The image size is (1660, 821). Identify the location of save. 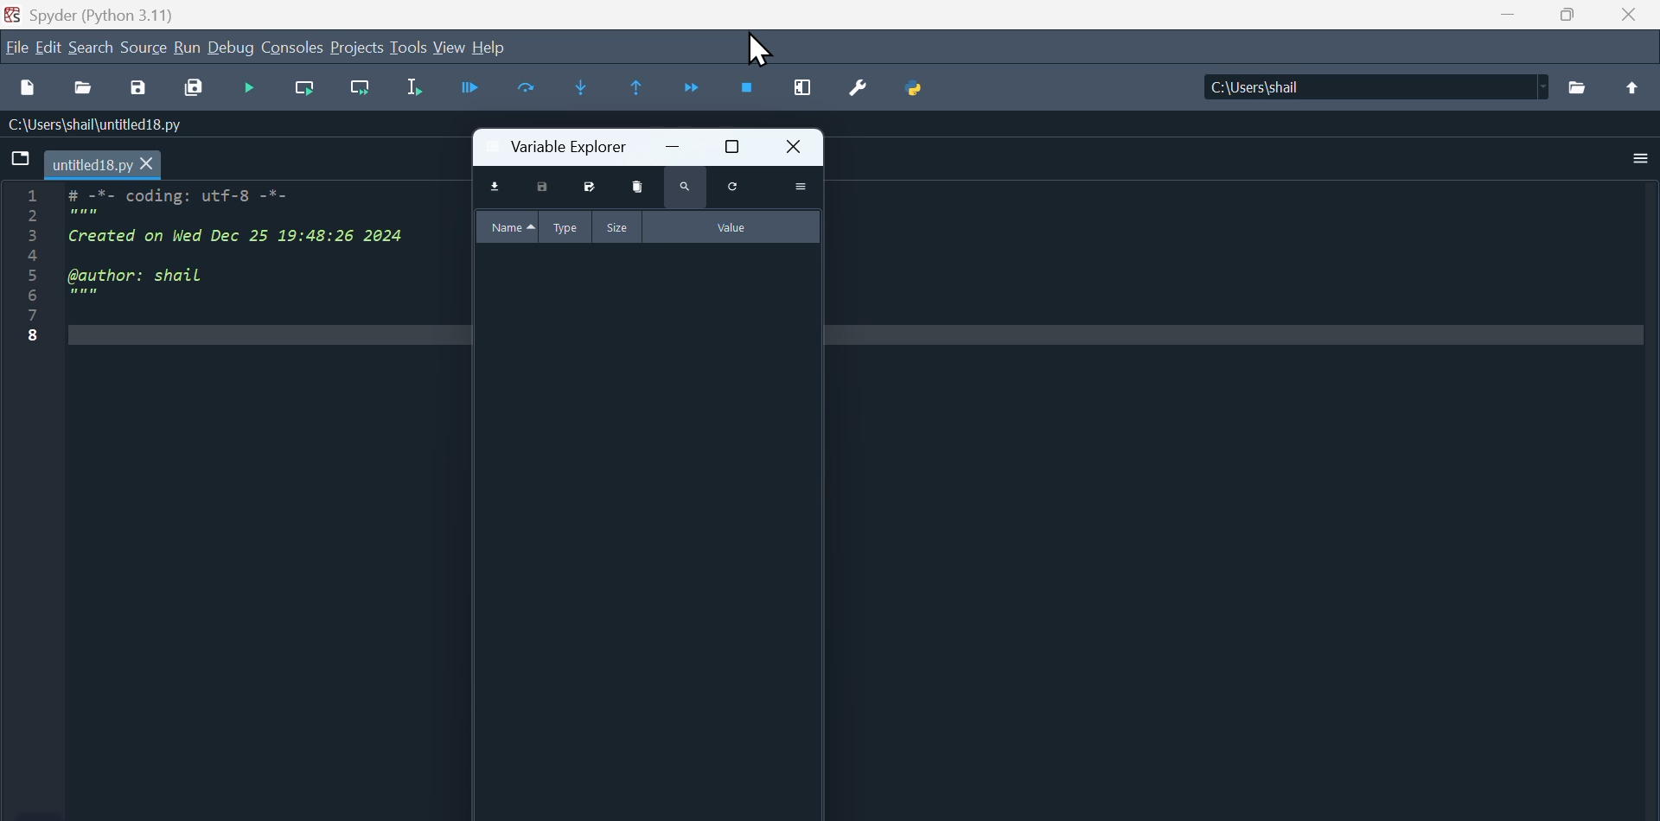
(543, 188).